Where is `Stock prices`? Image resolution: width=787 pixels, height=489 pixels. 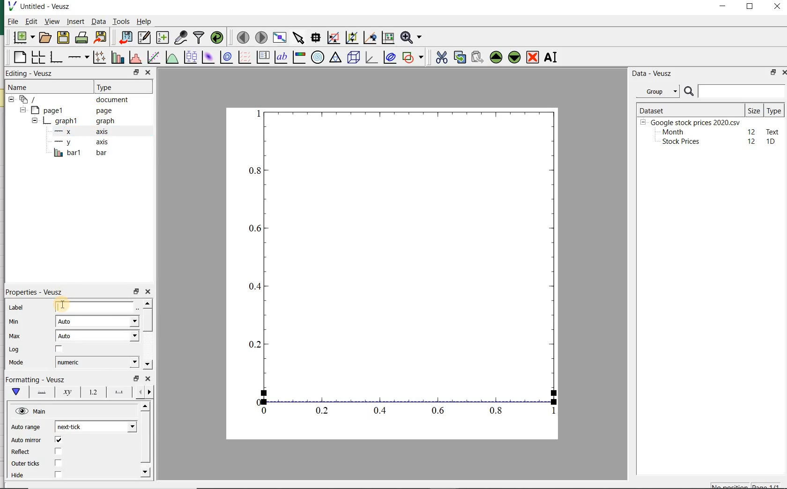
Stock prices is located at coordinates (676, 142).